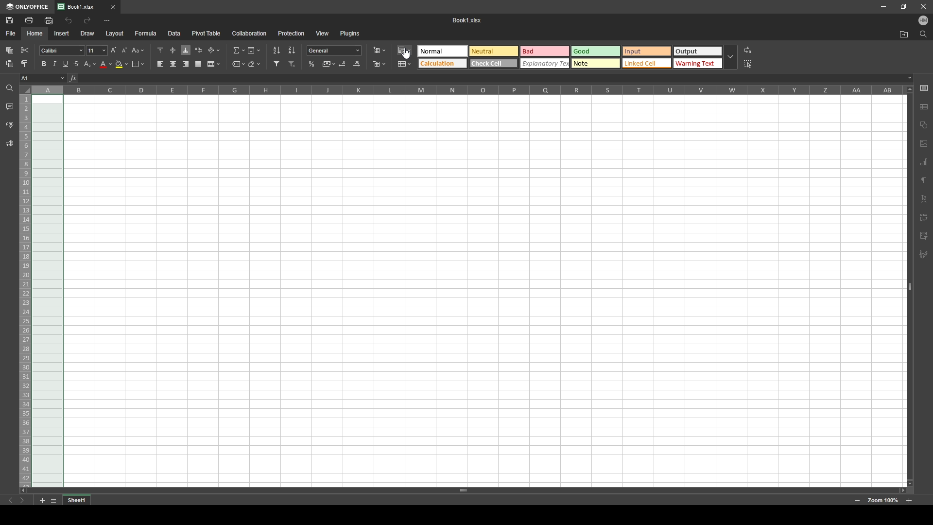 The width and height of the screenshot is (933, 525). Describe the element at coordinates (311, 64) in the screenshot. I see `percentage style` at that location.